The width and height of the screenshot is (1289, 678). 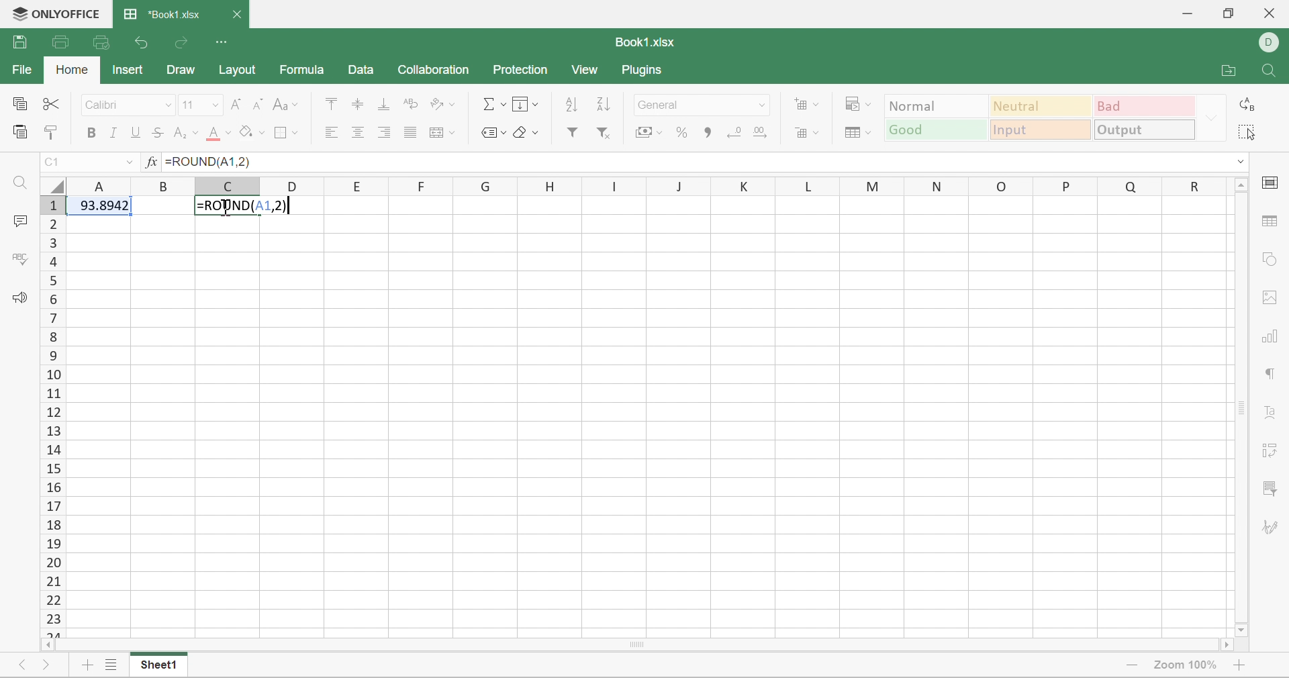 I want to click on Align Center, so click(x=358, y=132).